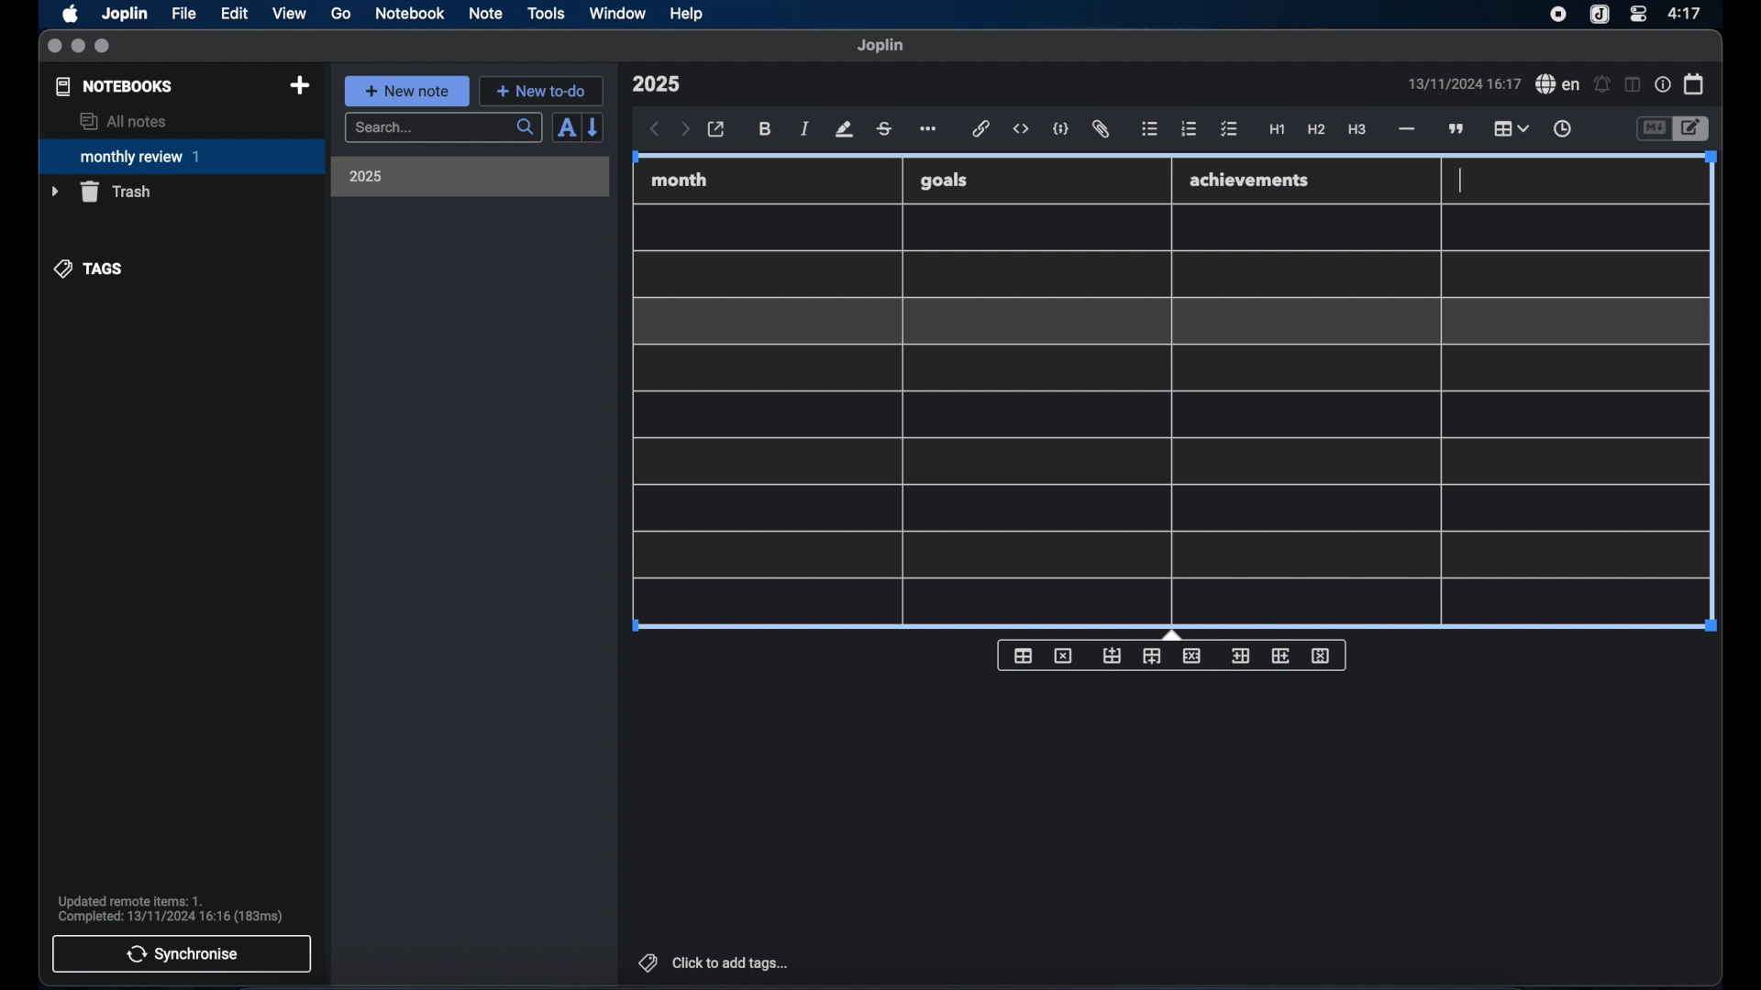  I want to click on all notes, so click(123, 121).